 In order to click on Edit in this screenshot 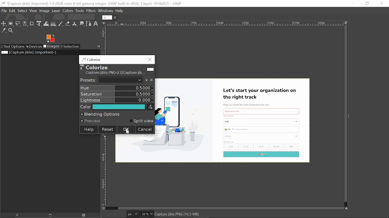, I will do `click(12, 10)`.